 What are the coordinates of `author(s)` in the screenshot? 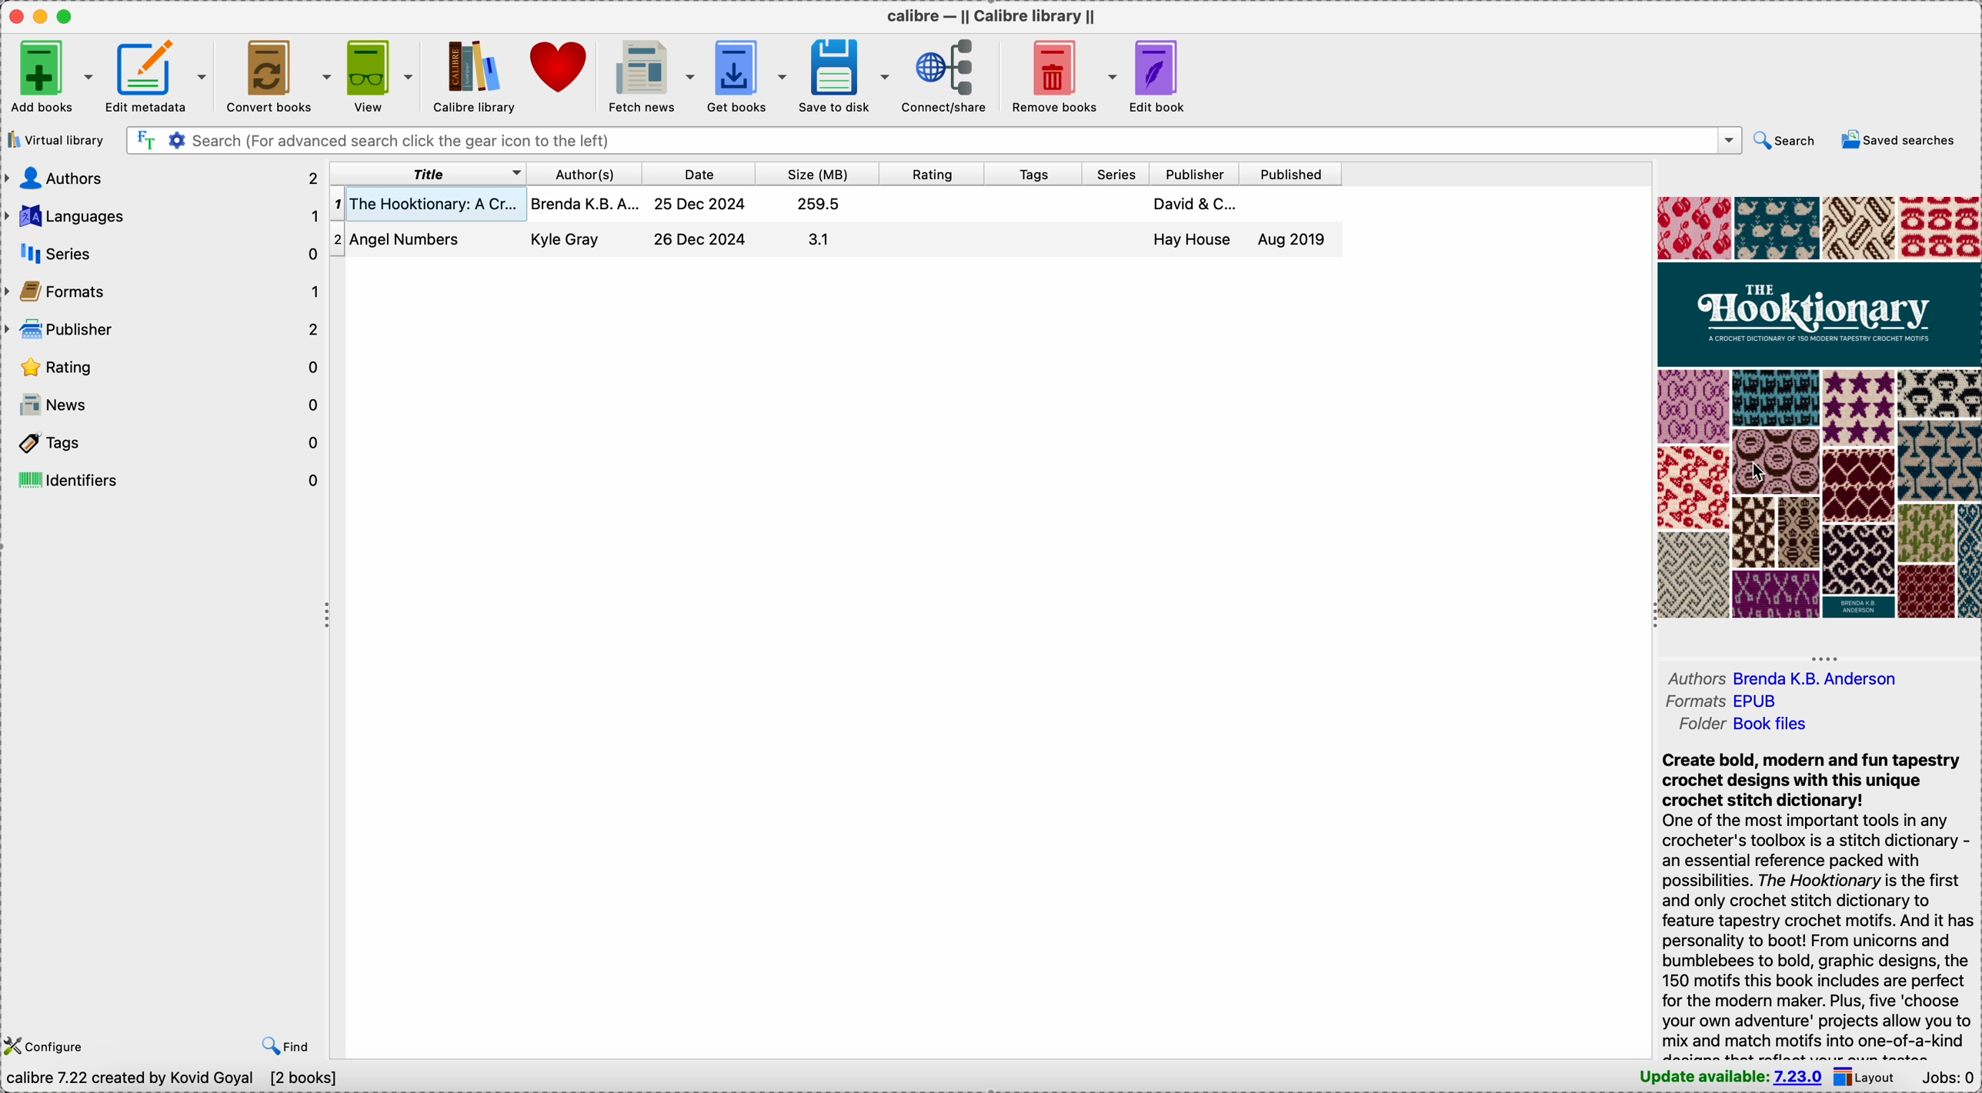 It's located at (584, 174).